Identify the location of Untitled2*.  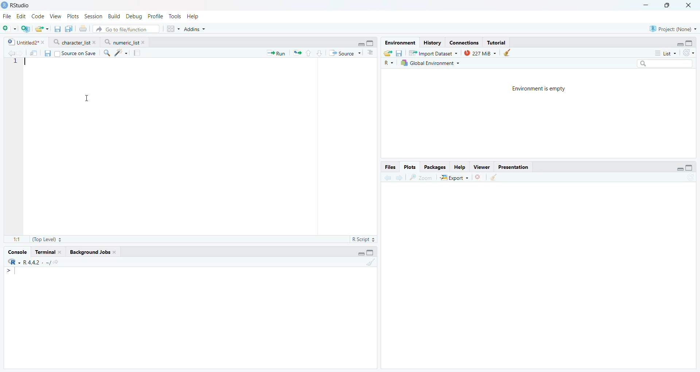
(26, 42).